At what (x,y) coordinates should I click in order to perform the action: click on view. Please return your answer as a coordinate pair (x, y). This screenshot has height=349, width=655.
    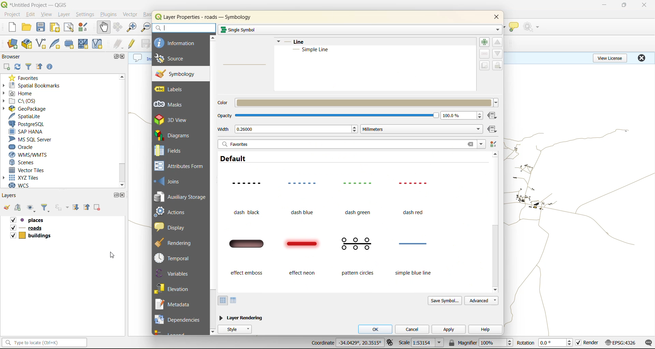
    Looking at the image, I should click on (47, 14).